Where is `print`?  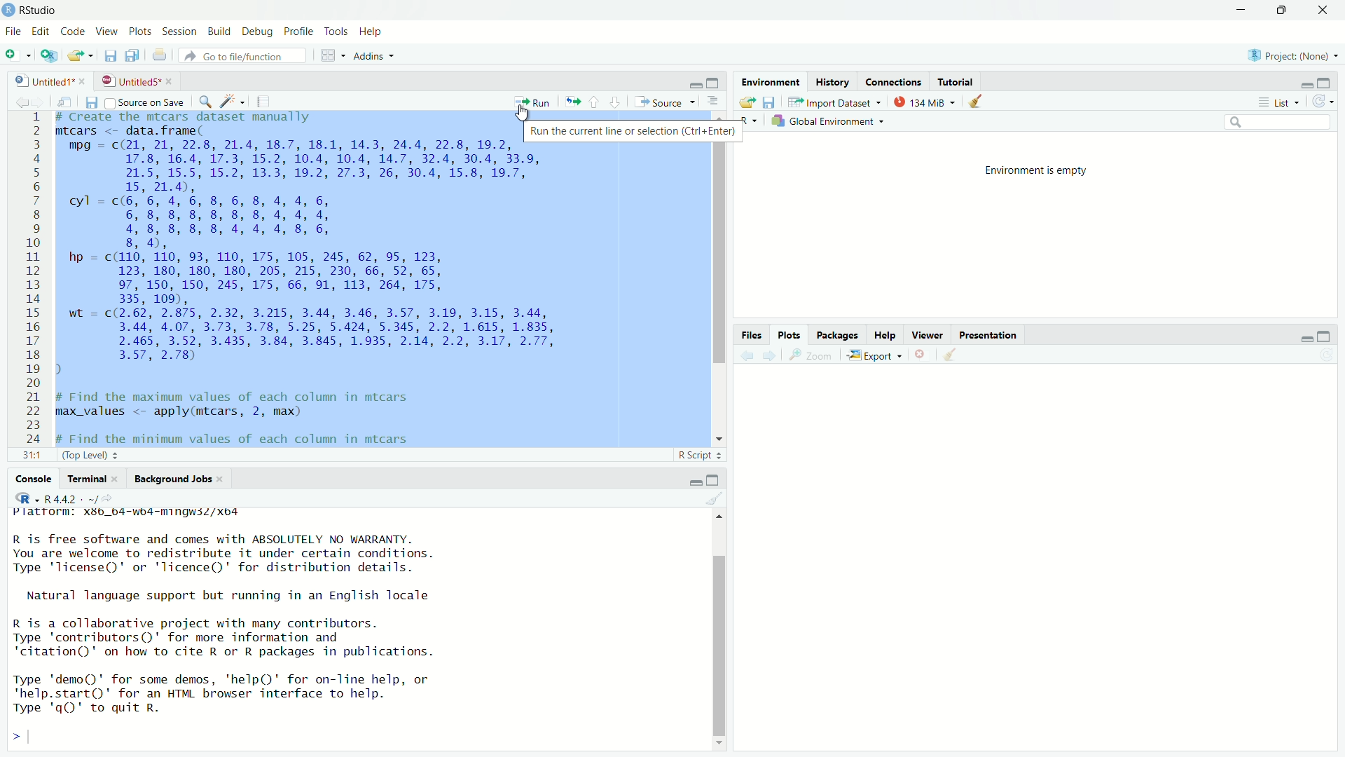 print is located at coordinates (159, 55).